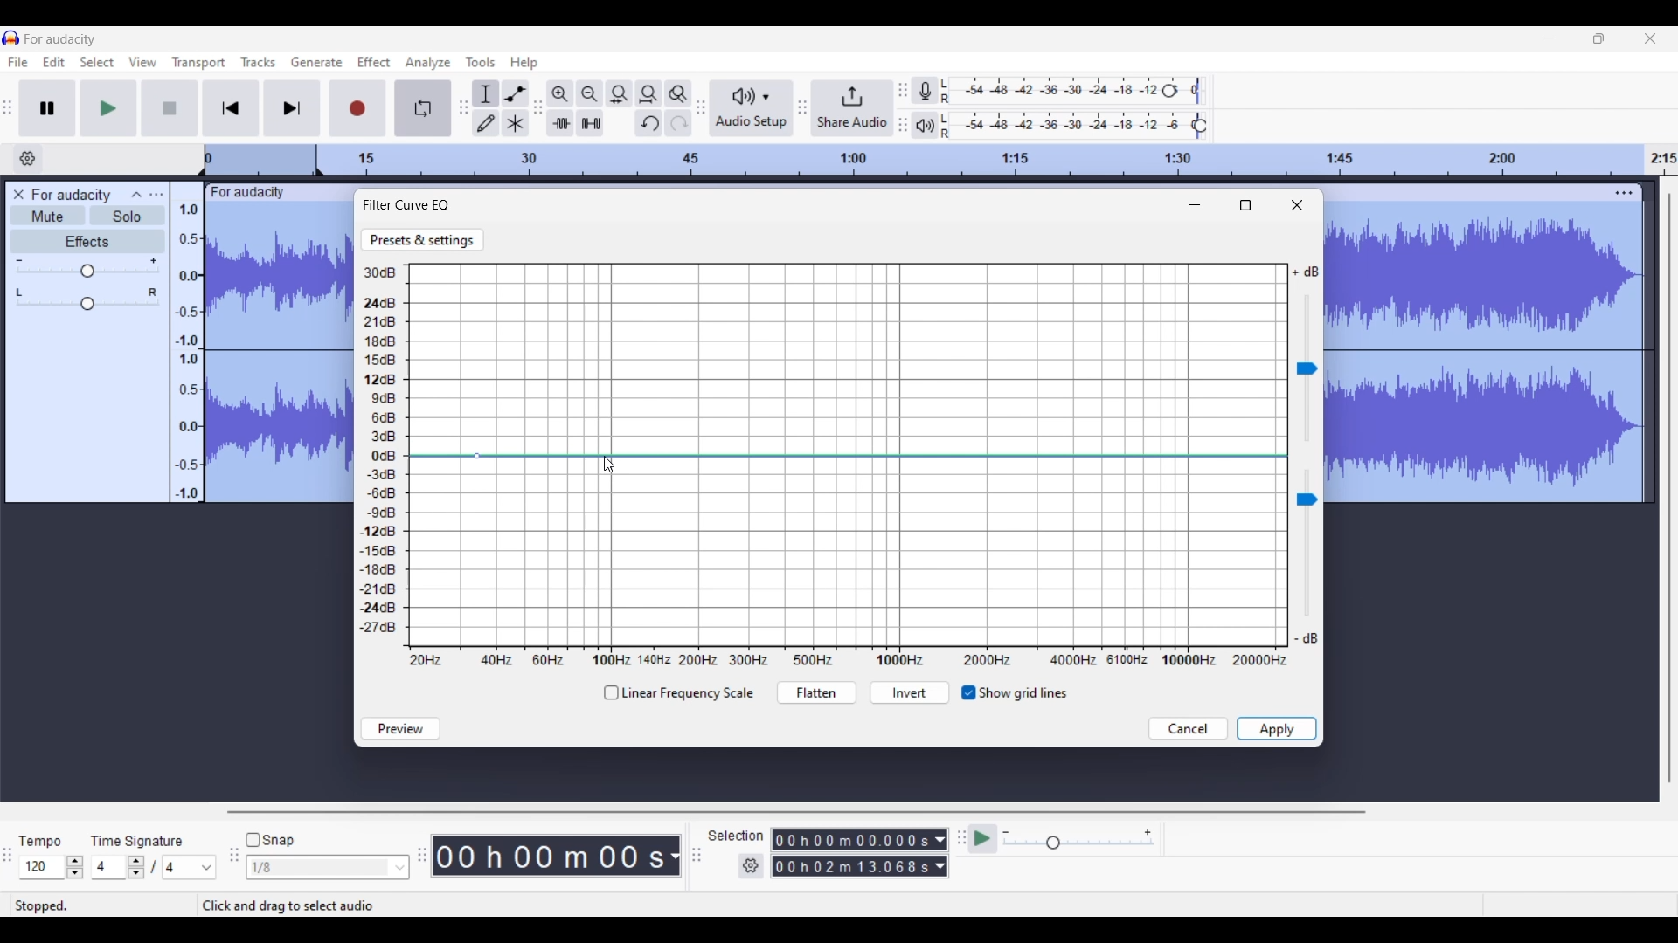  What do you see at coordinates (675, 857) in the screenshot?
I see `Audio record duration` at bounding box center [675, 857].